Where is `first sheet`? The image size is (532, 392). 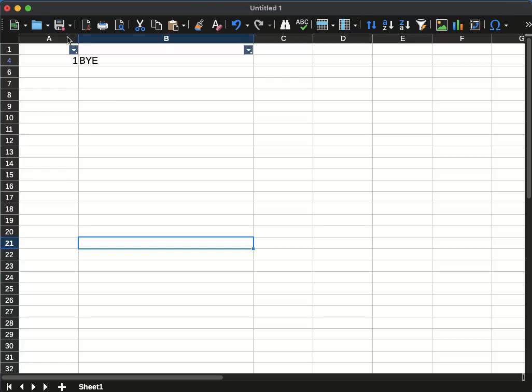 first sheet is located at coordinates (9, 386).